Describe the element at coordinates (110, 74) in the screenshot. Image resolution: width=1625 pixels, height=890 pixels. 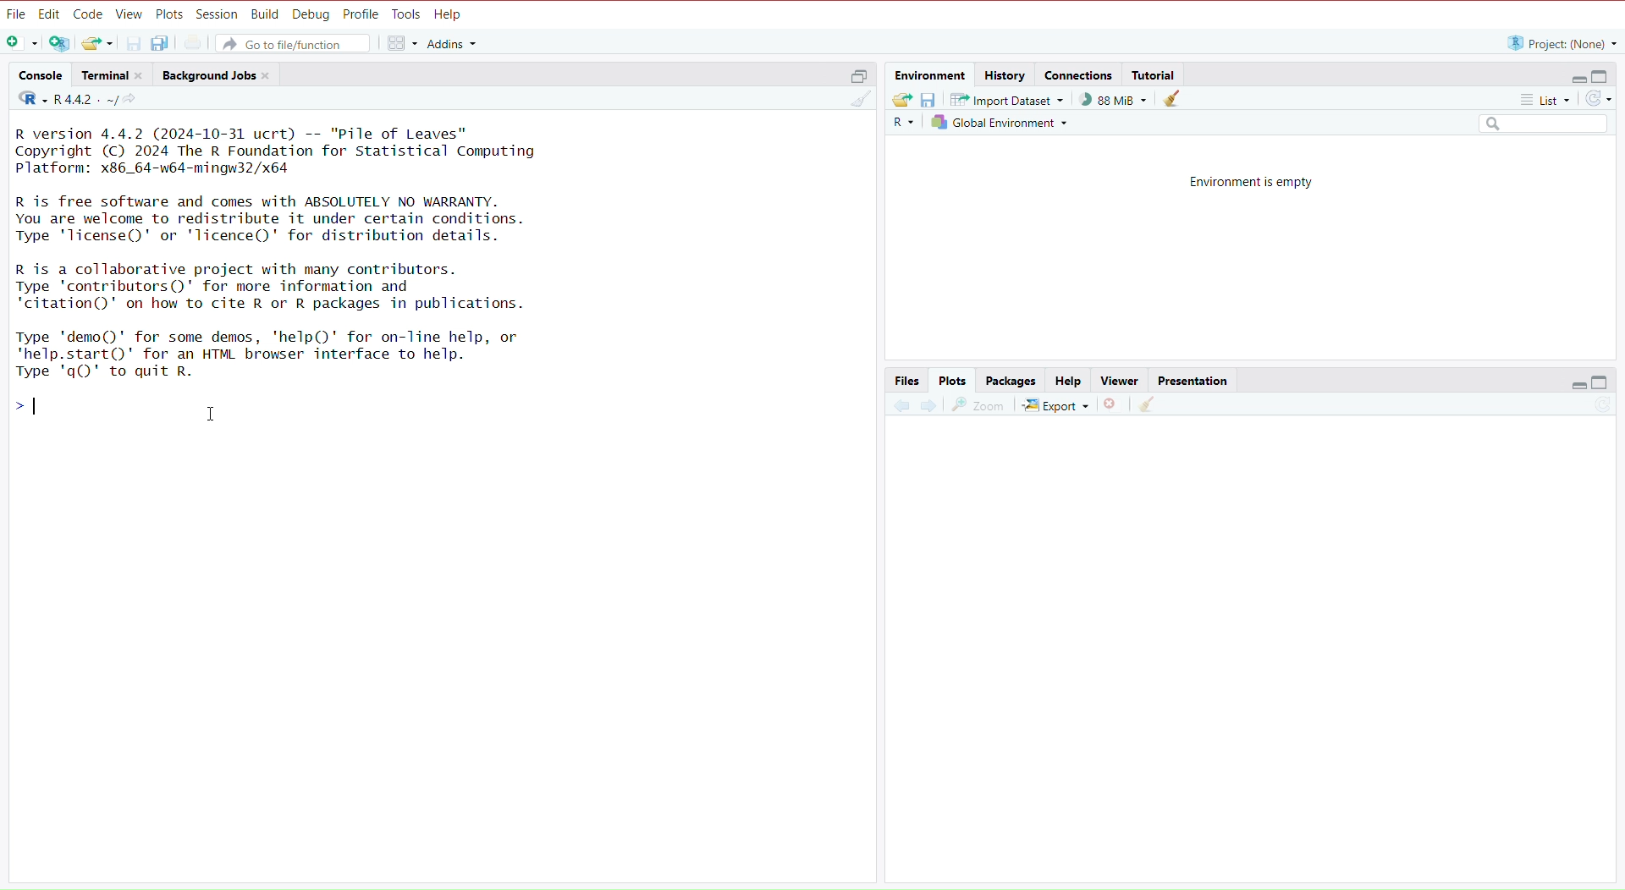
I see `Terminal` at that location.